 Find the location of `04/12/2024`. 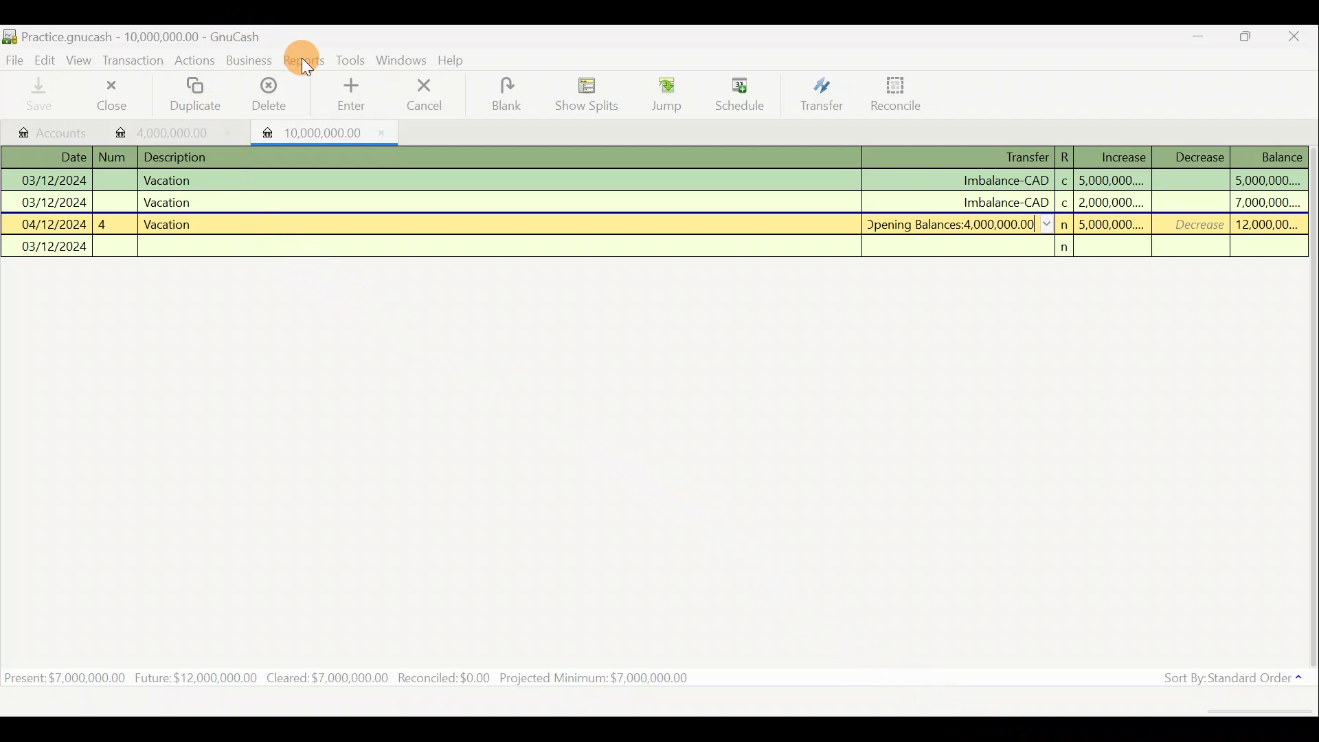

04/12/2024 is located at coordinates (54, 223).